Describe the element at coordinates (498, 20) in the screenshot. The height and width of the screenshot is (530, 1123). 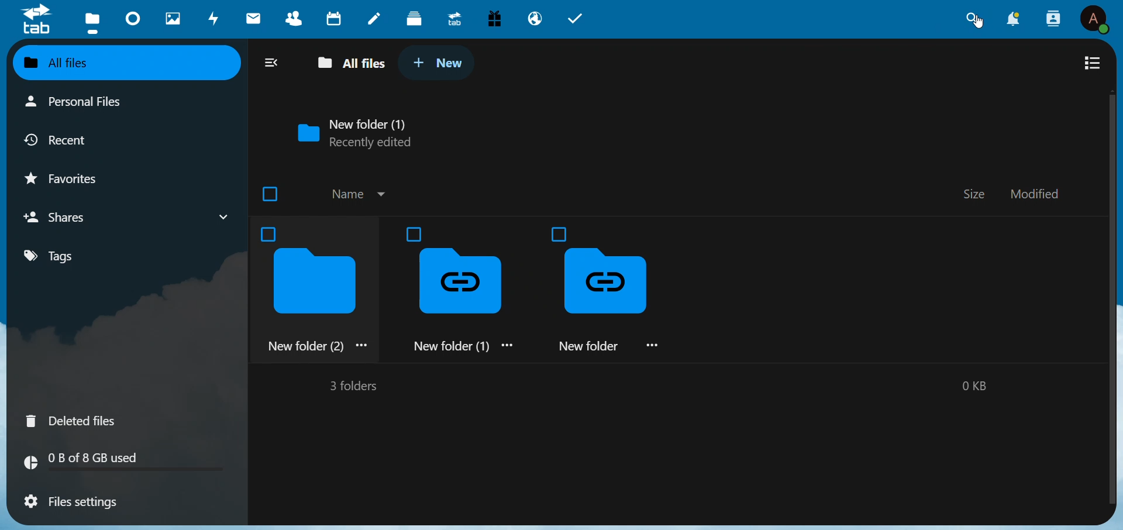
I see `free trial` at that location.